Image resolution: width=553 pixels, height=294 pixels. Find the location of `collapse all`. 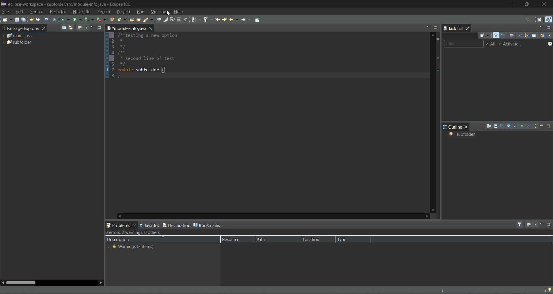

collapse all is located at coordinates (496, 126).